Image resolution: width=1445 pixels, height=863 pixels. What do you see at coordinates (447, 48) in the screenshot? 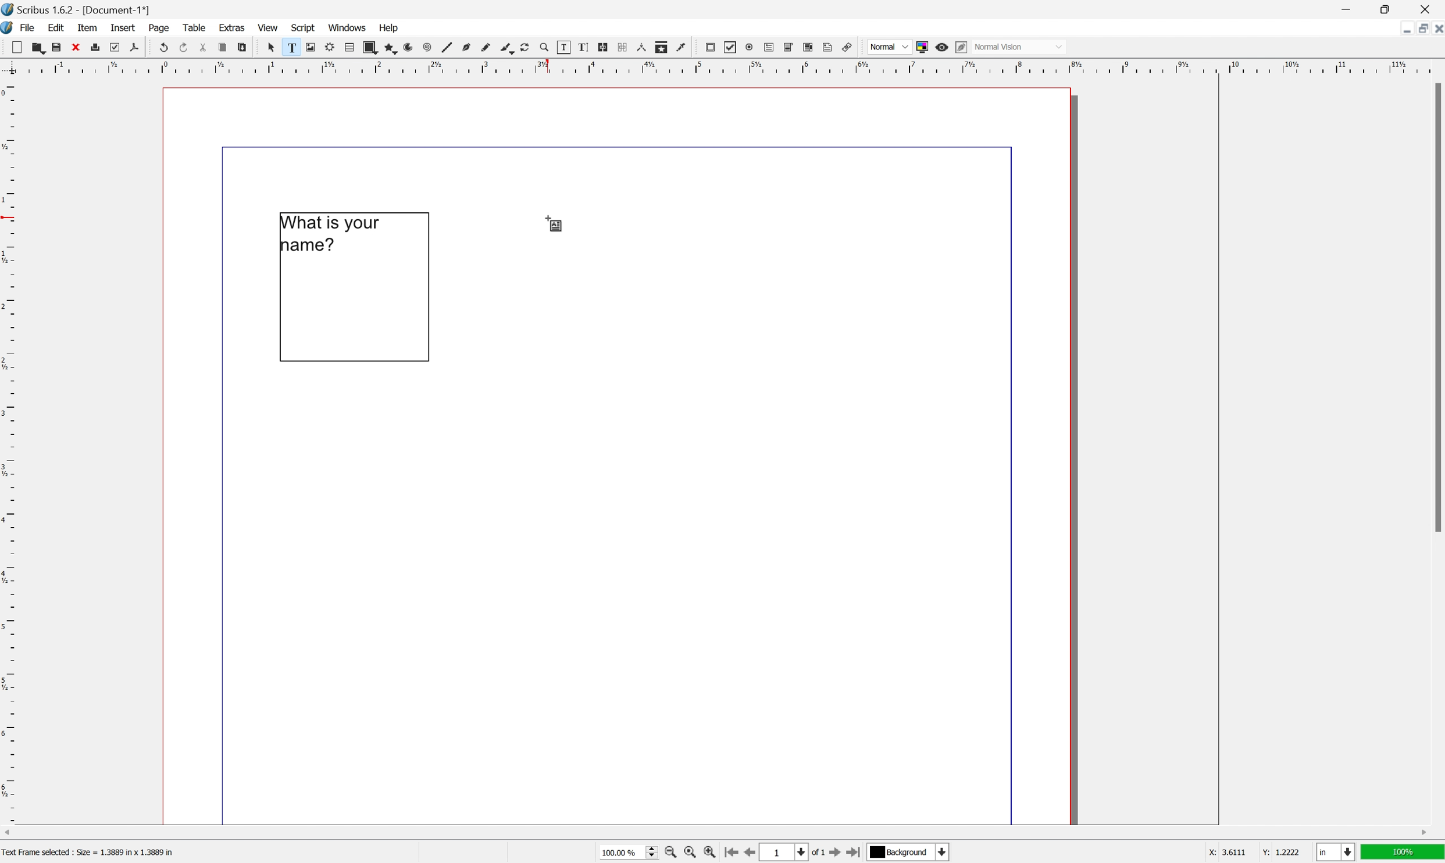
I see `line` at bounding box center [447, 48].